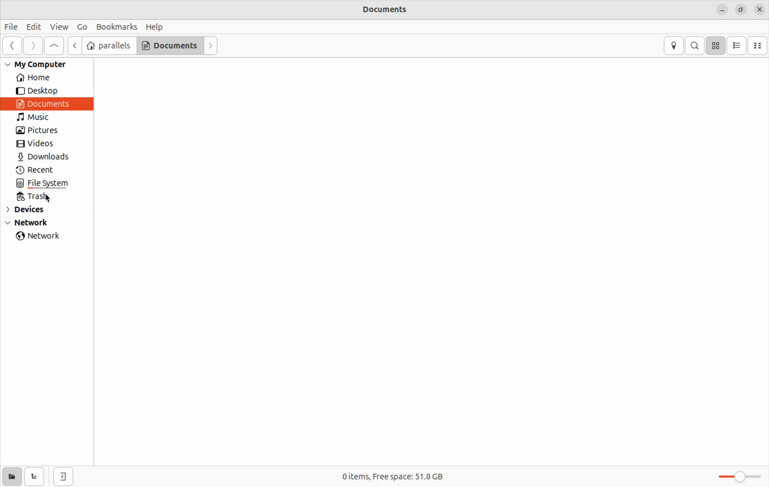 Image resolution: width=769 pixels, height=487 pixels. What do you see at coordinates (741, 9) in the screenshot?
I see `resize` at bounding box center [741, 9].